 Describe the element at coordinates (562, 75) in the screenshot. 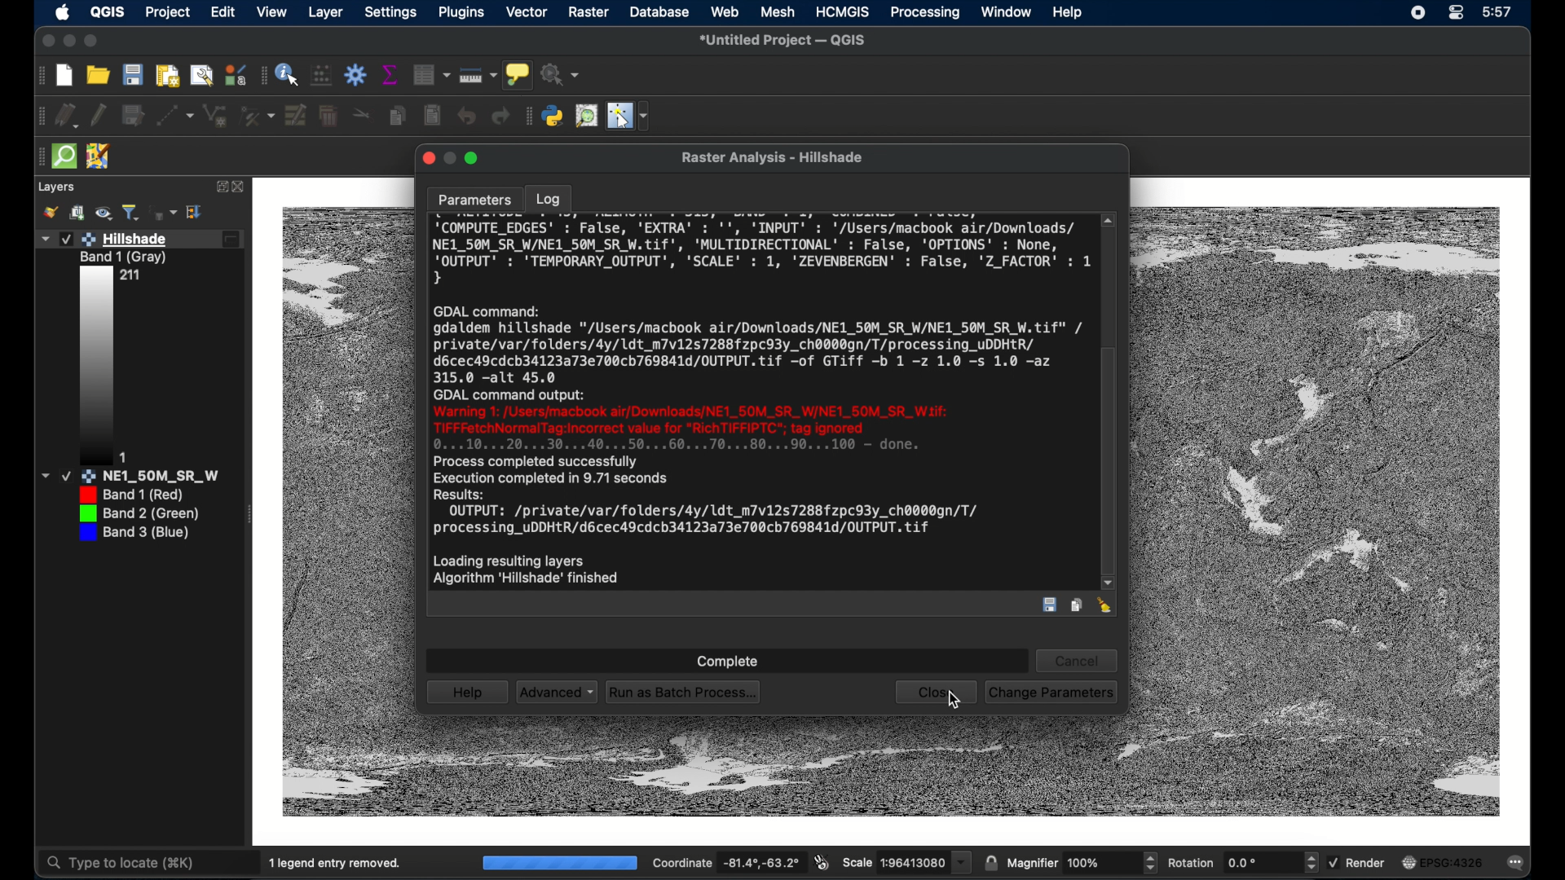

I see `no action selected` at that location.